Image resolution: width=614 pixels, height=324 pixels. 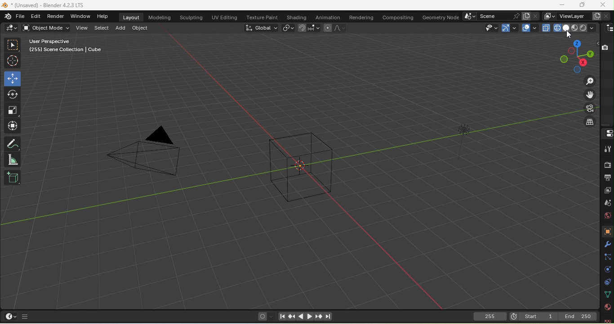 What do you see at coordinates (577, 44) in the screenshot?
I see `Rotate the view` at bounding box center [577, 44].